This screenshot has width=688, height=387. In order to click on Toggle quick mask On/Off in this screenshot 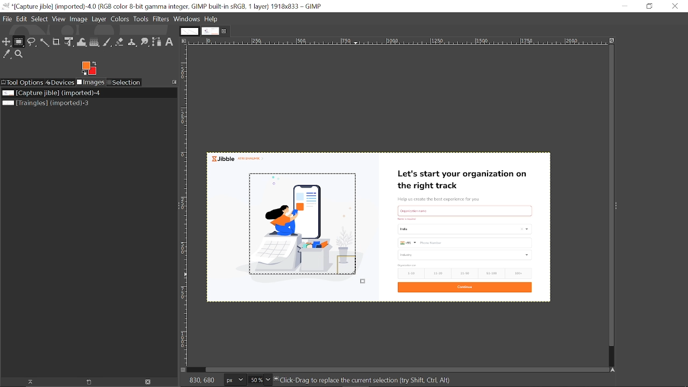, I will do `click(183, 370)`.